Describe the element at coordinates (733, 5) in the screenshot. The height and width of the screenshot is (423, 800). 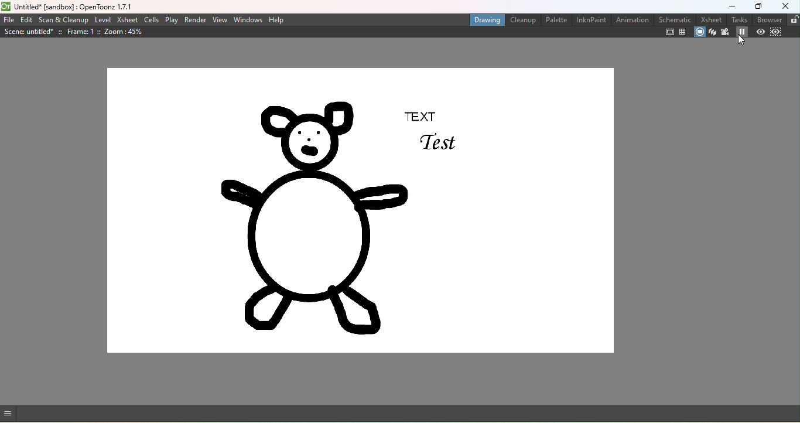
I see `Minimize` at that location.